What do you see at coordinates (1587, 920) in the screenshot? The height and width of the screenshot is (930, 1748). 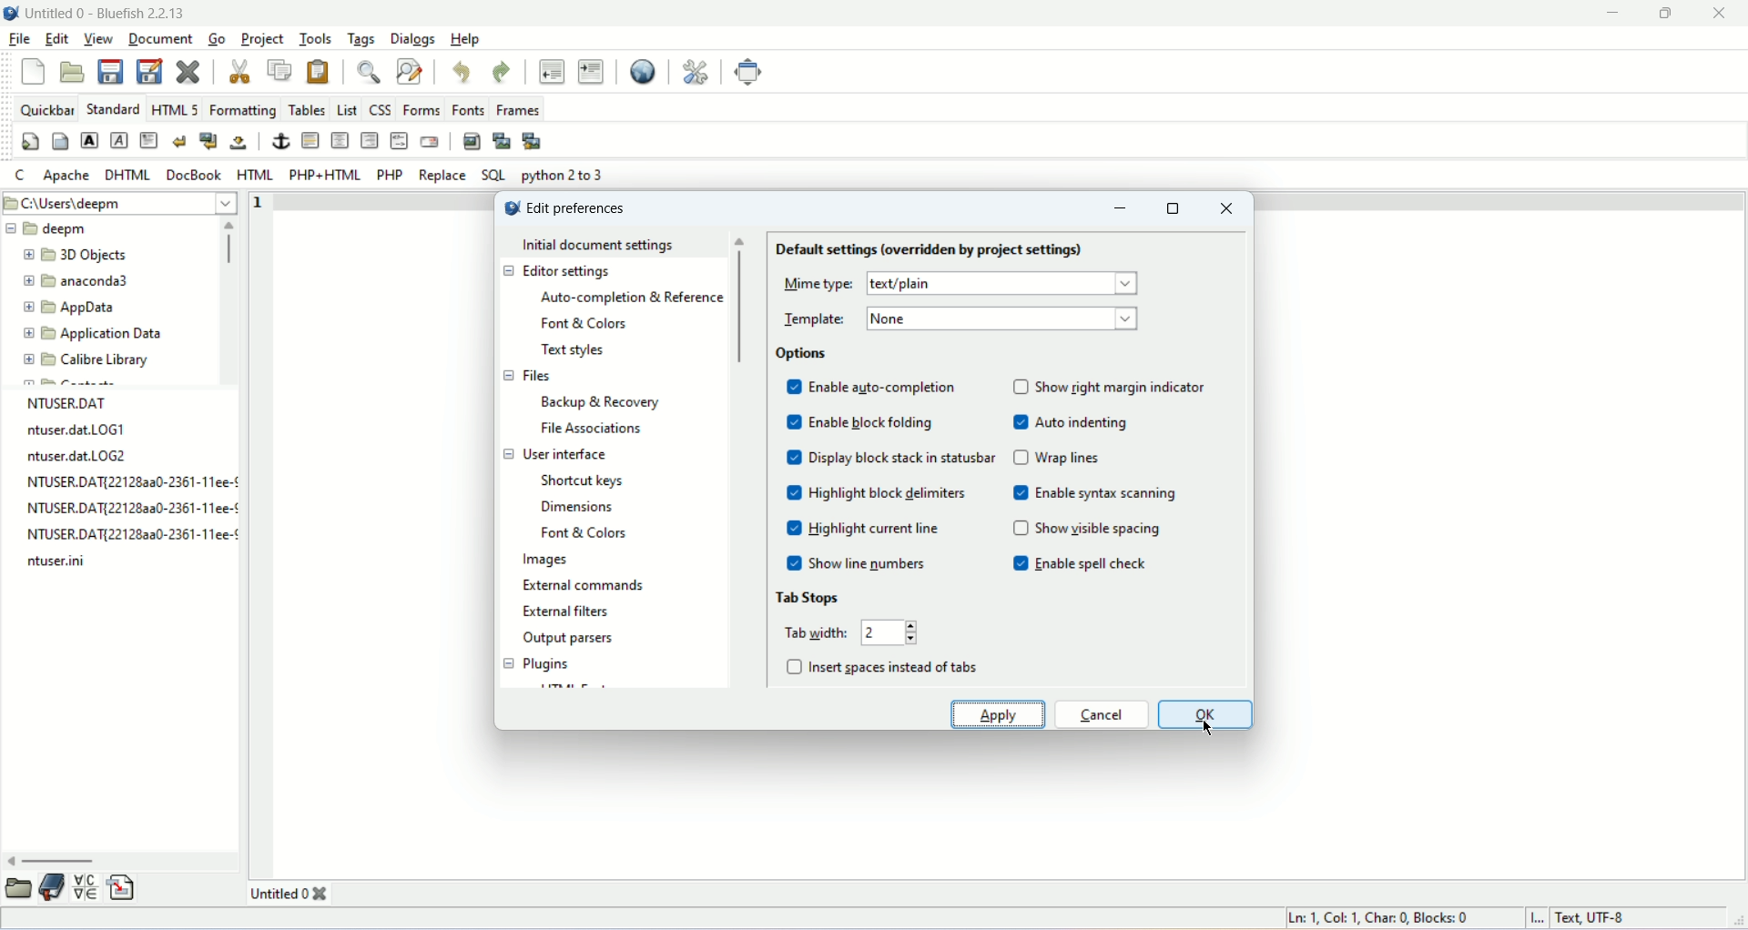 I see `text, UTF-8` at bounding box center [1587, 920].